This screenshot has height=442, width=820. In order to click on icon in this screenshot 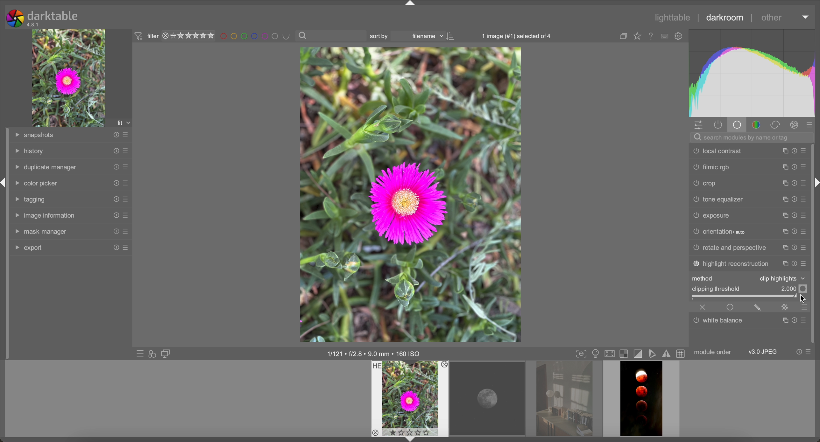, I will do `click(452, 36)`.